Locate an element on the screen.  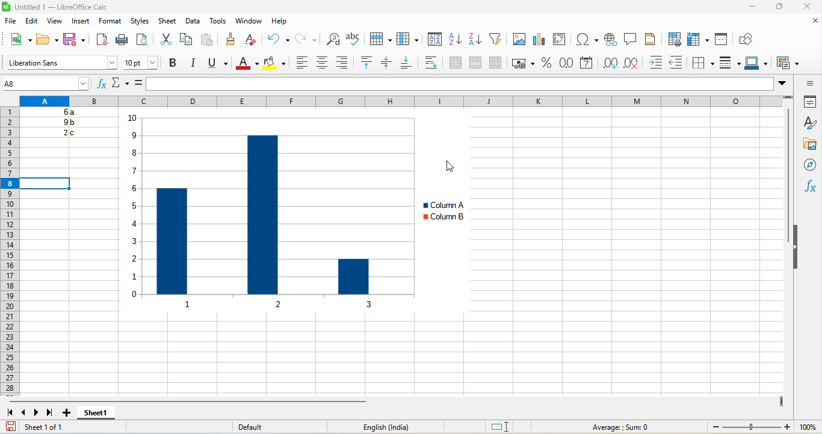
sort descending is located at coordinates (478, 41).